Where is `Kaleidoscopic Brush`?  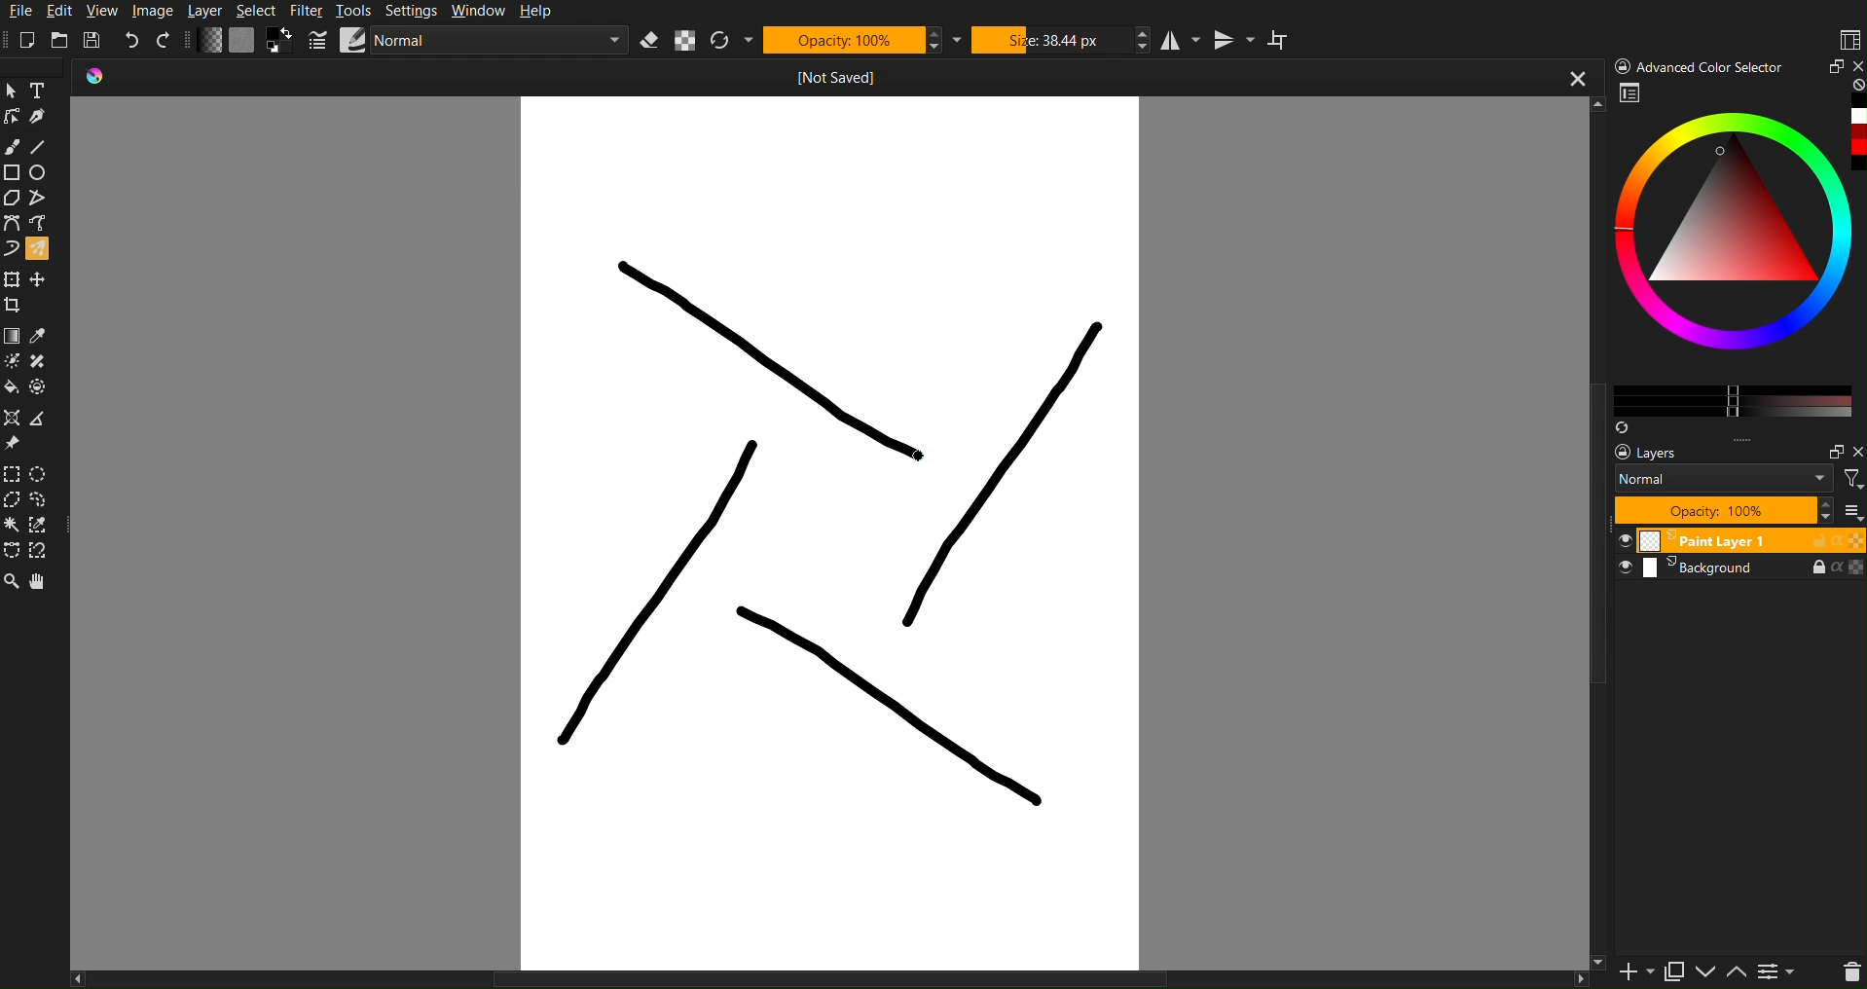 Kaleidoscopic Brush is located at coordinates (837, 531).